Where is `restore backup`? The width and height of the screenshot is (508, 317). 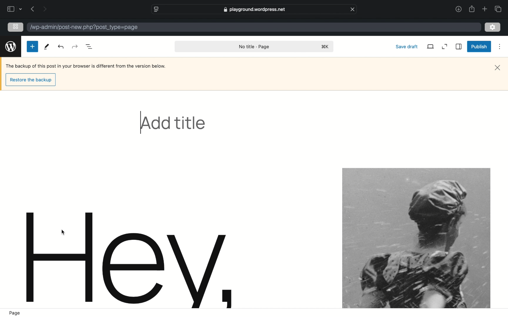 restore backup is located at coordinates (31, 80).